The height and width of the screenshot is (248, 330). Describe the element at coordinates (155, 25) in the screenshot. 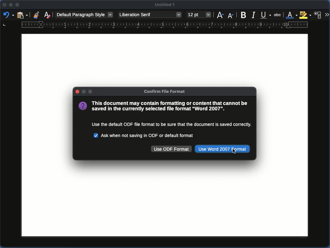

I see `Ruler` at that location.